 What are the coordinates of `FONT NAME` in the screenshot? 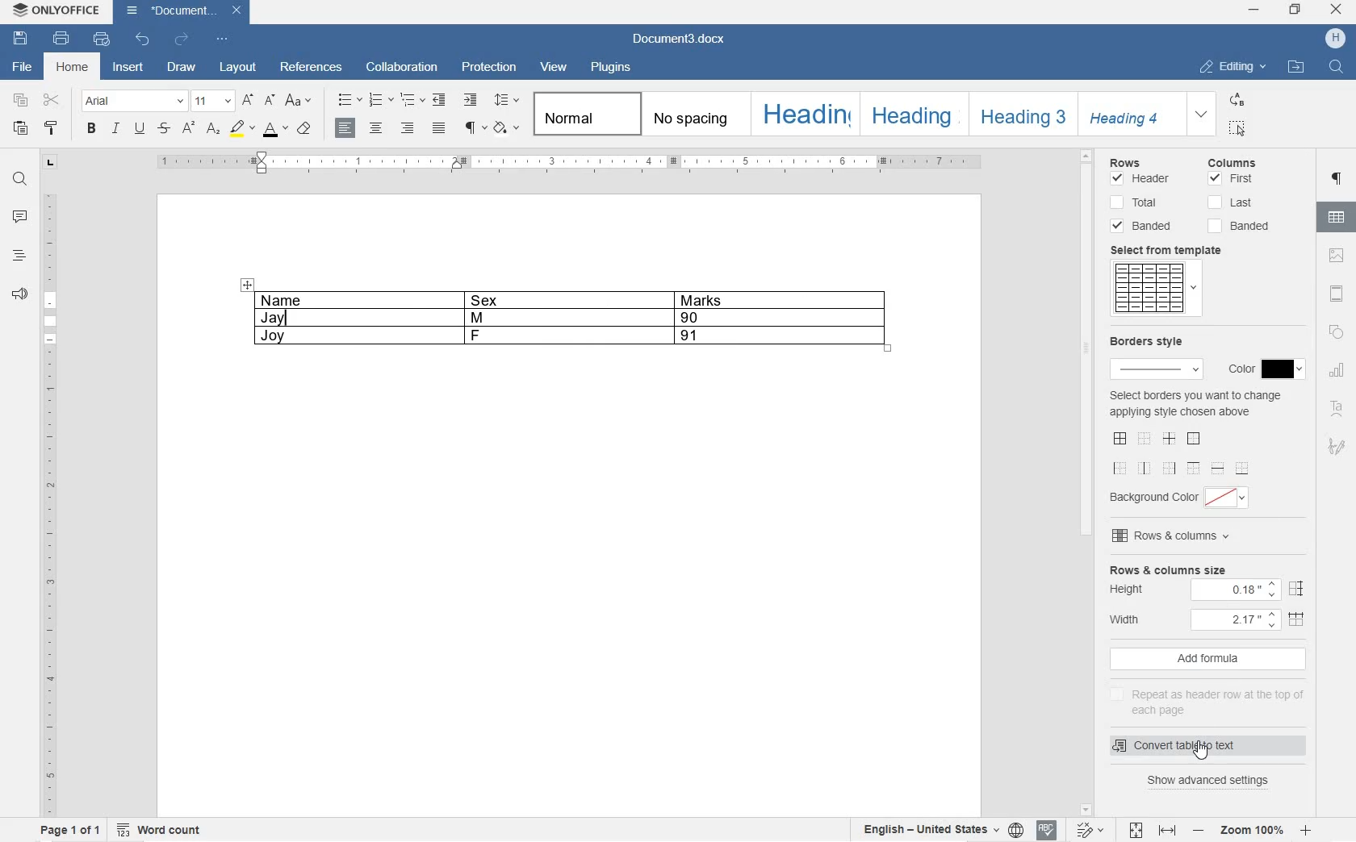 It's located at (133, 102).